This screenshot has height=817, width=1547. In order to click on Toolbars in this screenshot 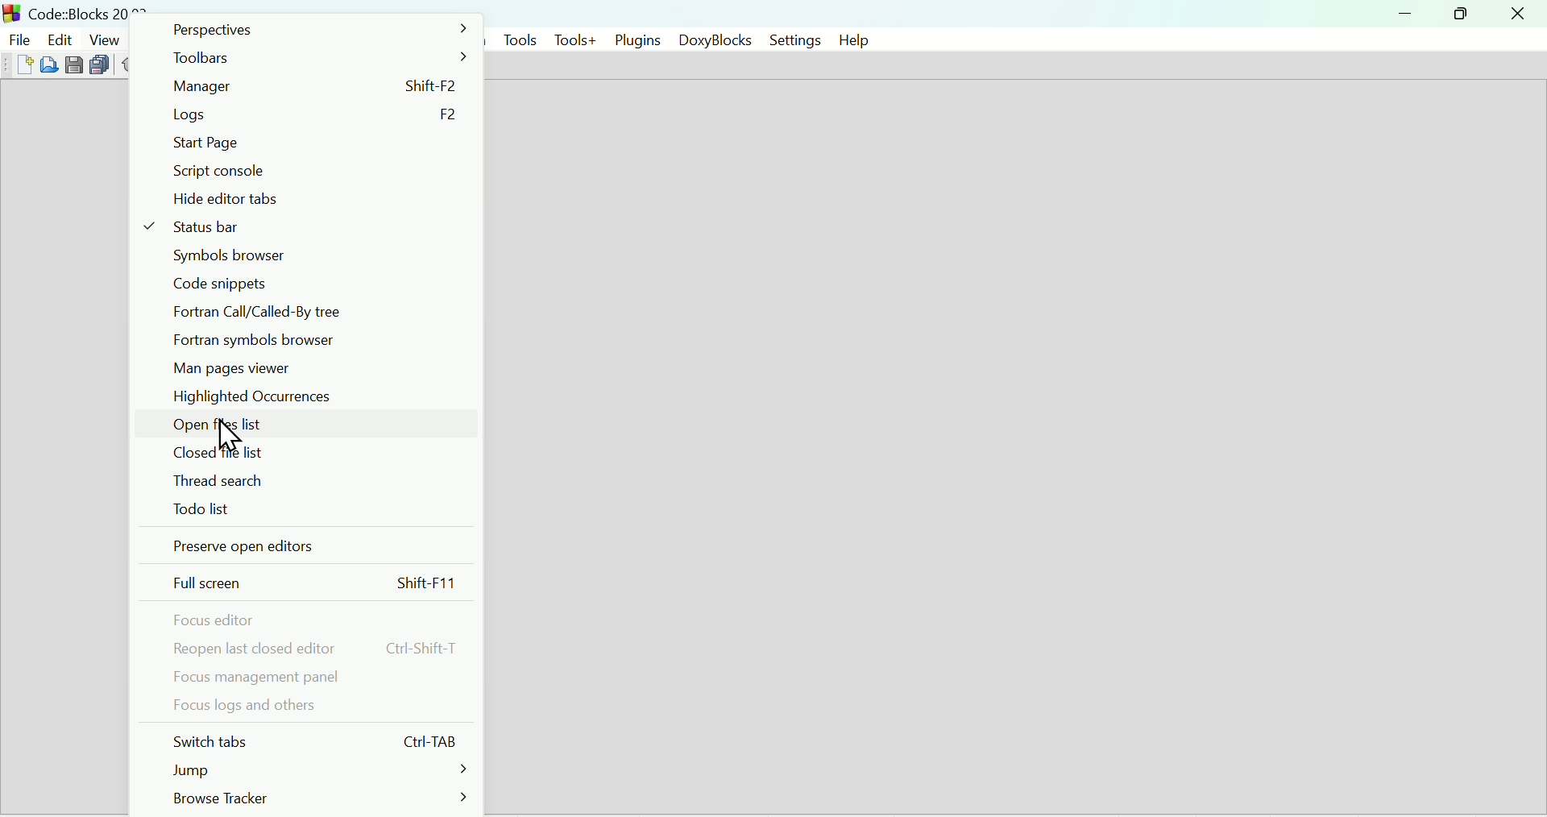, I will do `click(314, 56)`.